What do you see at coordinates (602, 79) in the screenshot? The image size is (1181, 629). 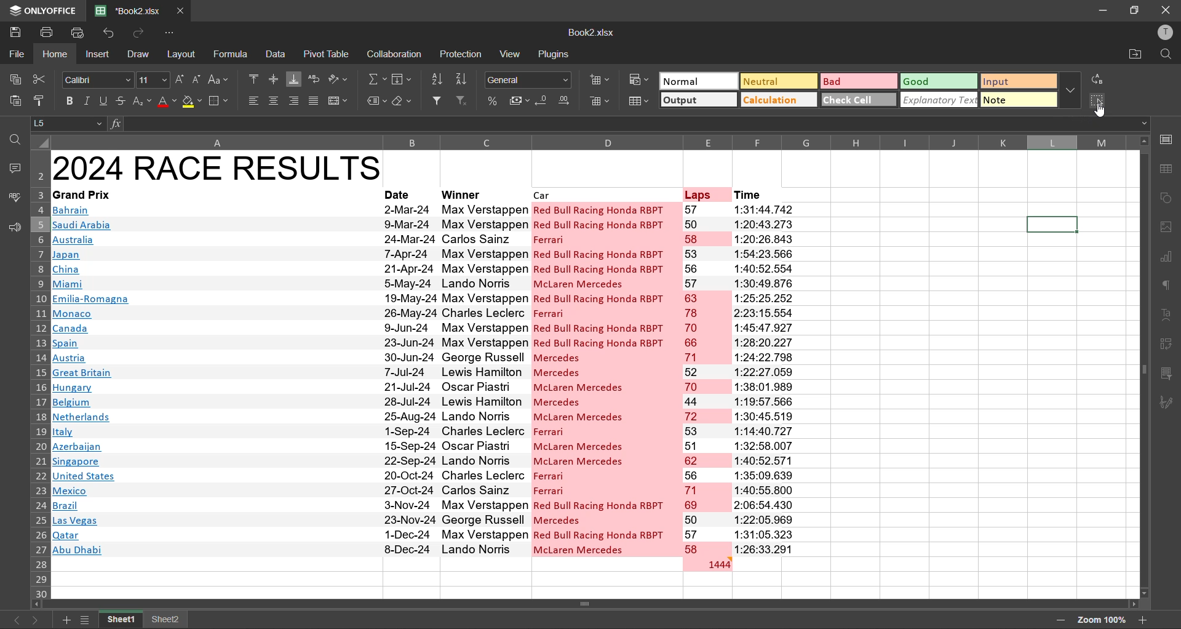 I see `insert cells` at bounding box center [602, 79].